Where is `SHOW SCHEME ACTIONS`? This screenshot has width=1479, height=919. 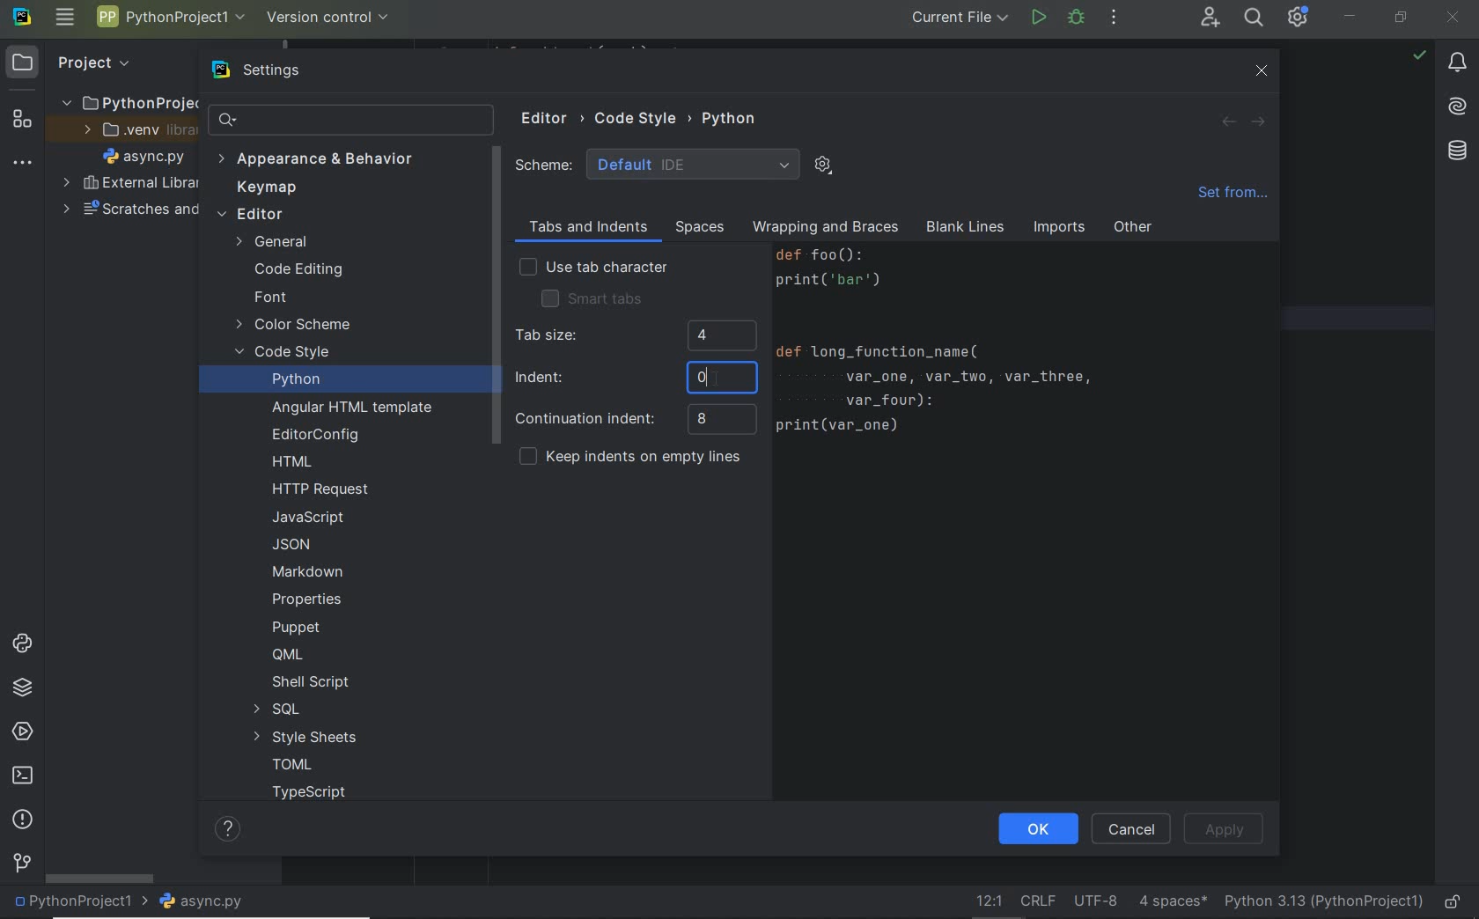
SHOW SCHEME ACTIONS is located at coordinates (824, 166).